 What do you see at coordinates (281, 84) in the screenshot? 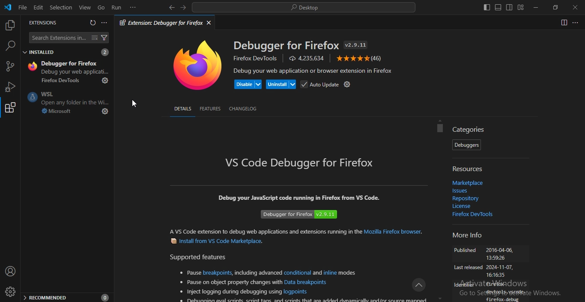
I see `uninstall` at bounding box center [281, 84].